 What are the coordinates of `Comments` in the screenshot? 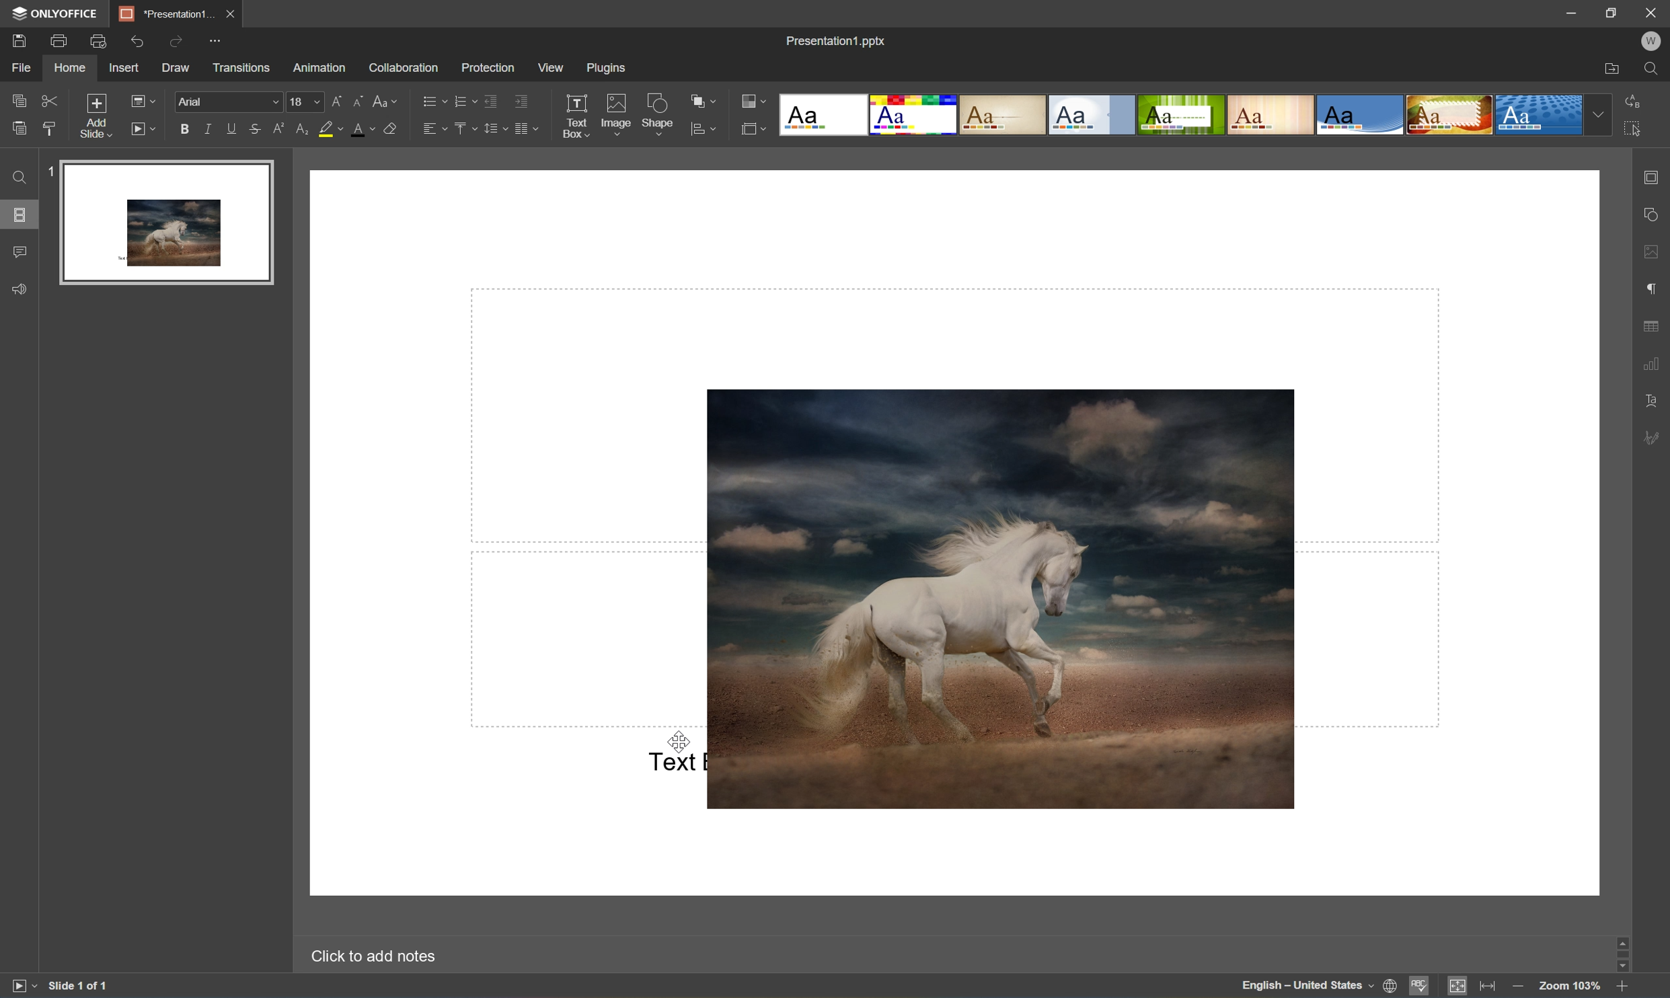 It's located at (20, 252).